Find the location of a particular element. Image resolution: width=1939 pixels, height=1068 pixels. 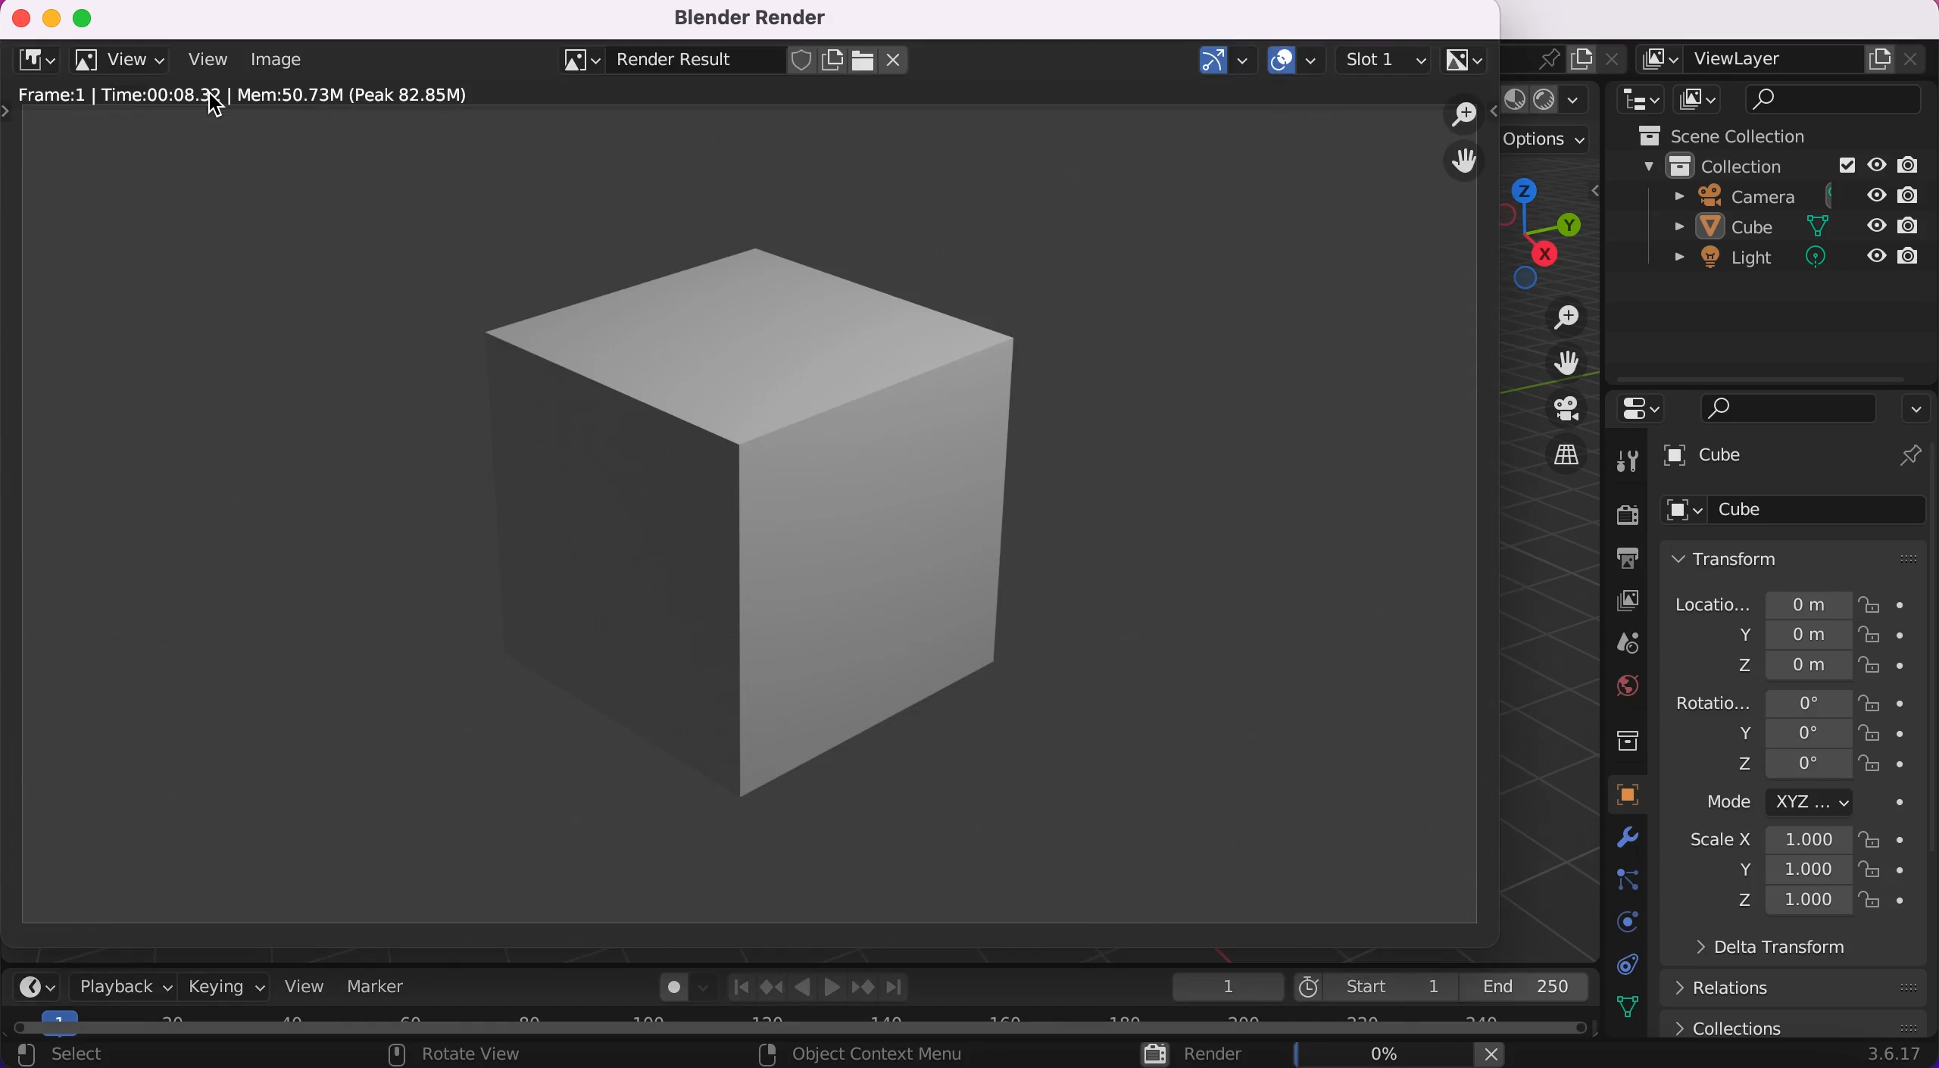

editor type is located at coordinates (1638, 101).